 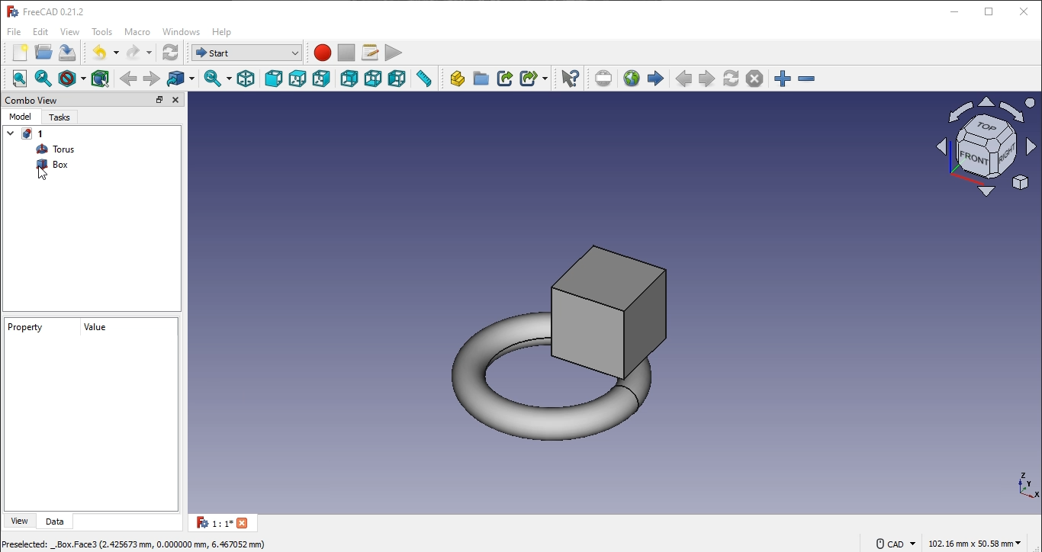 I want to click on close, so click(x=175, y=100).